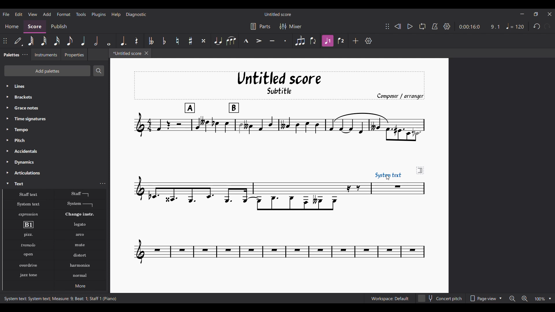  I want to click on Diagnostic menu, so click(136, 14).